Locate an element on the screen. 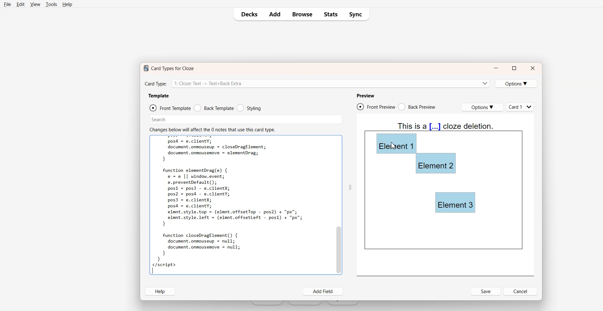 This screenshot has height=311, width=603. Tools is located at coordinates (51, 4).